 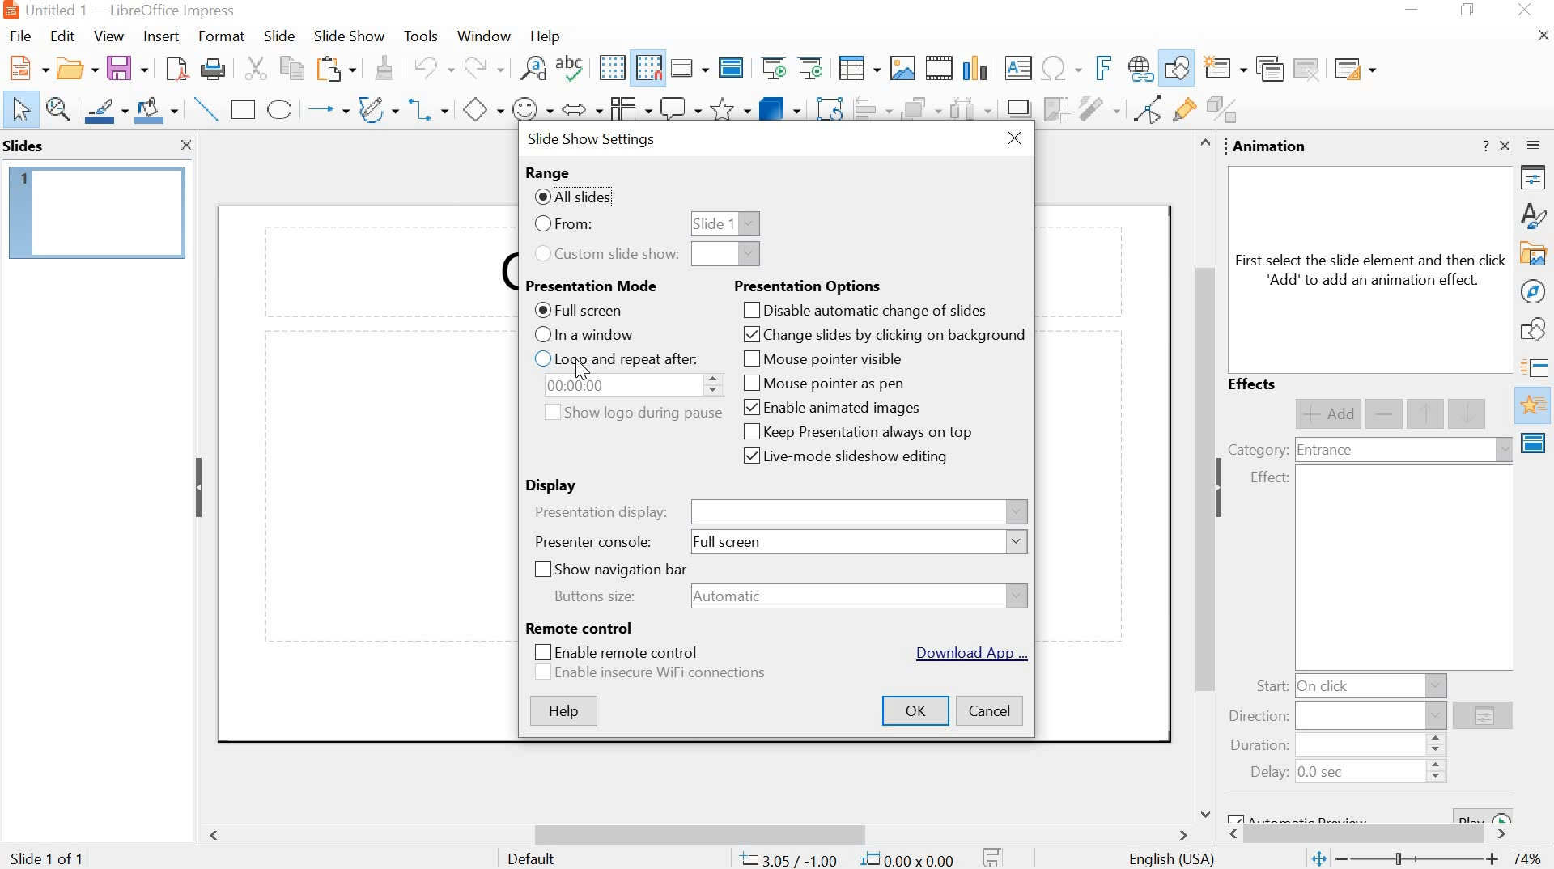 I want to click on undo, so click(x=431, y=66).